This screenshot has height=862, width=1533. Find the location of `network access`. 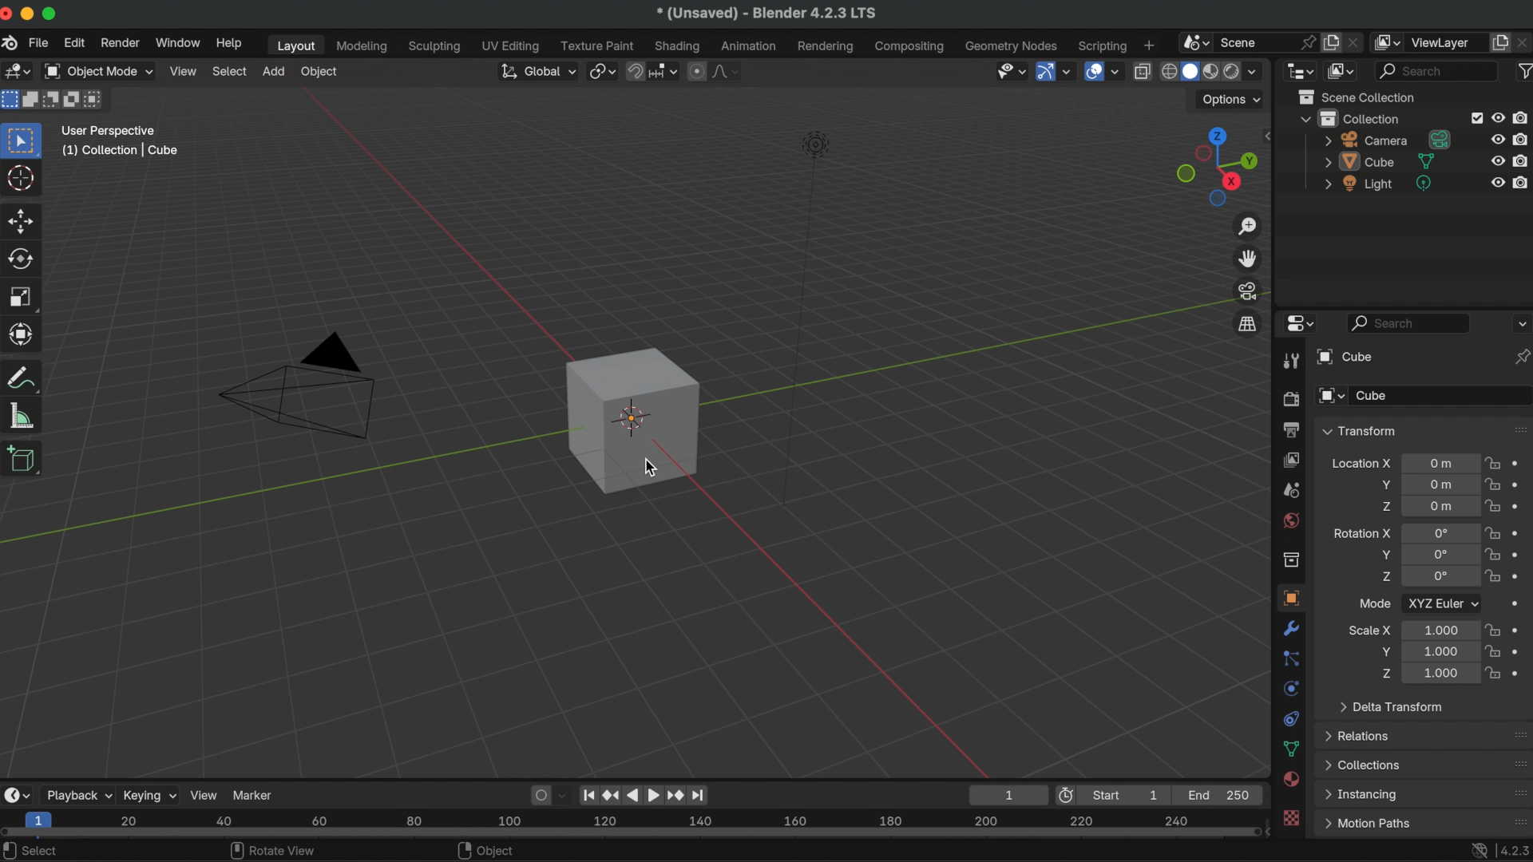

network access is located at coordinates (1477, 849).